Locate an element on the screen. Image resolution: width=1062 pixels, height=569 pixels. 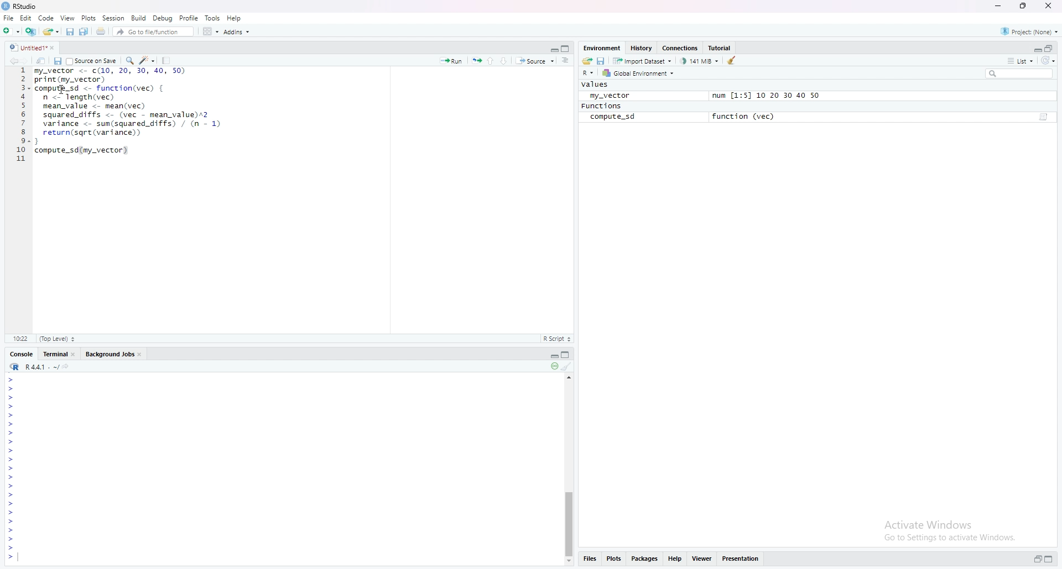
Prompt cursor is located at coordinates (12, 388).